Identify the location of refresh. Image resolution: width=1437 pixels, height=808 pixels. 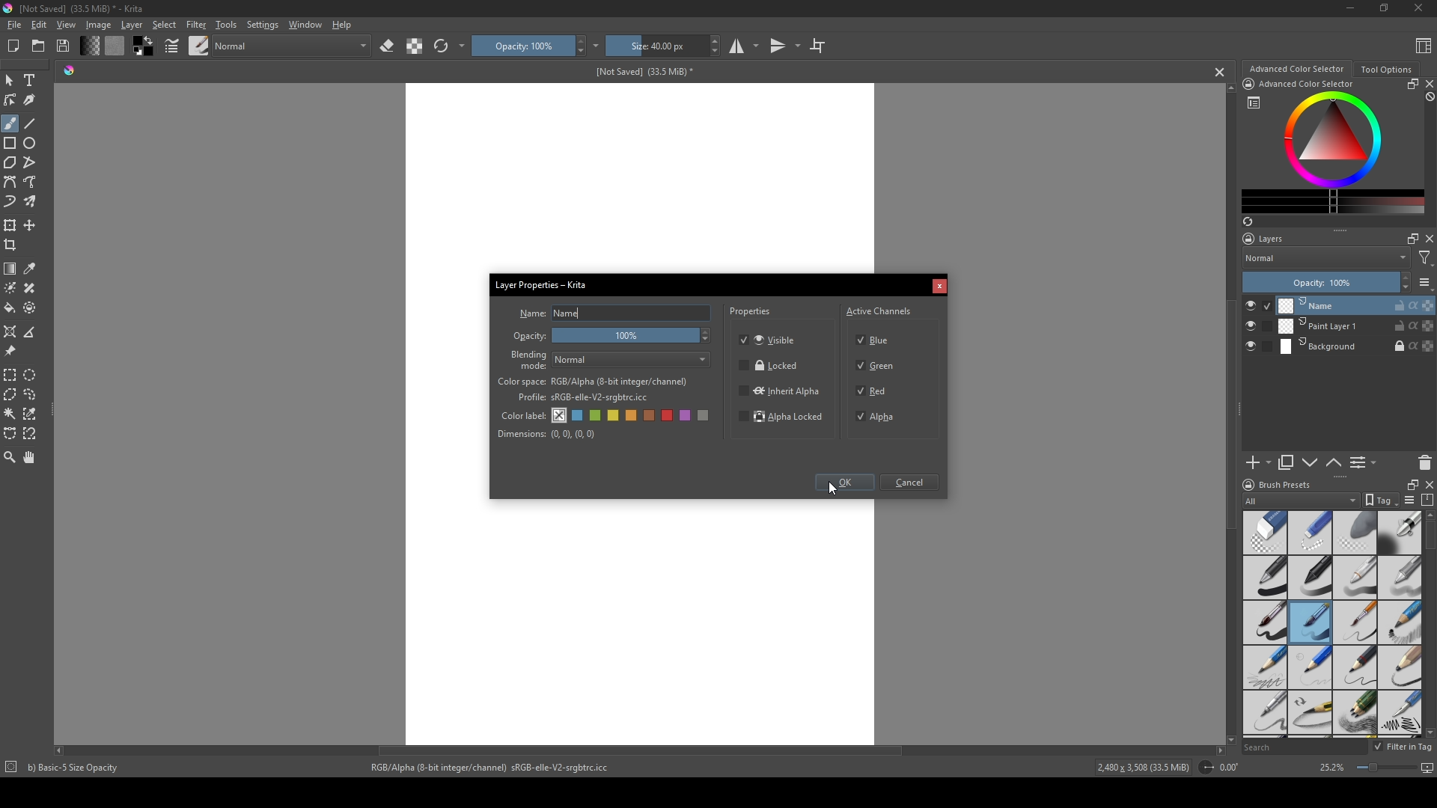
(1247, 221).